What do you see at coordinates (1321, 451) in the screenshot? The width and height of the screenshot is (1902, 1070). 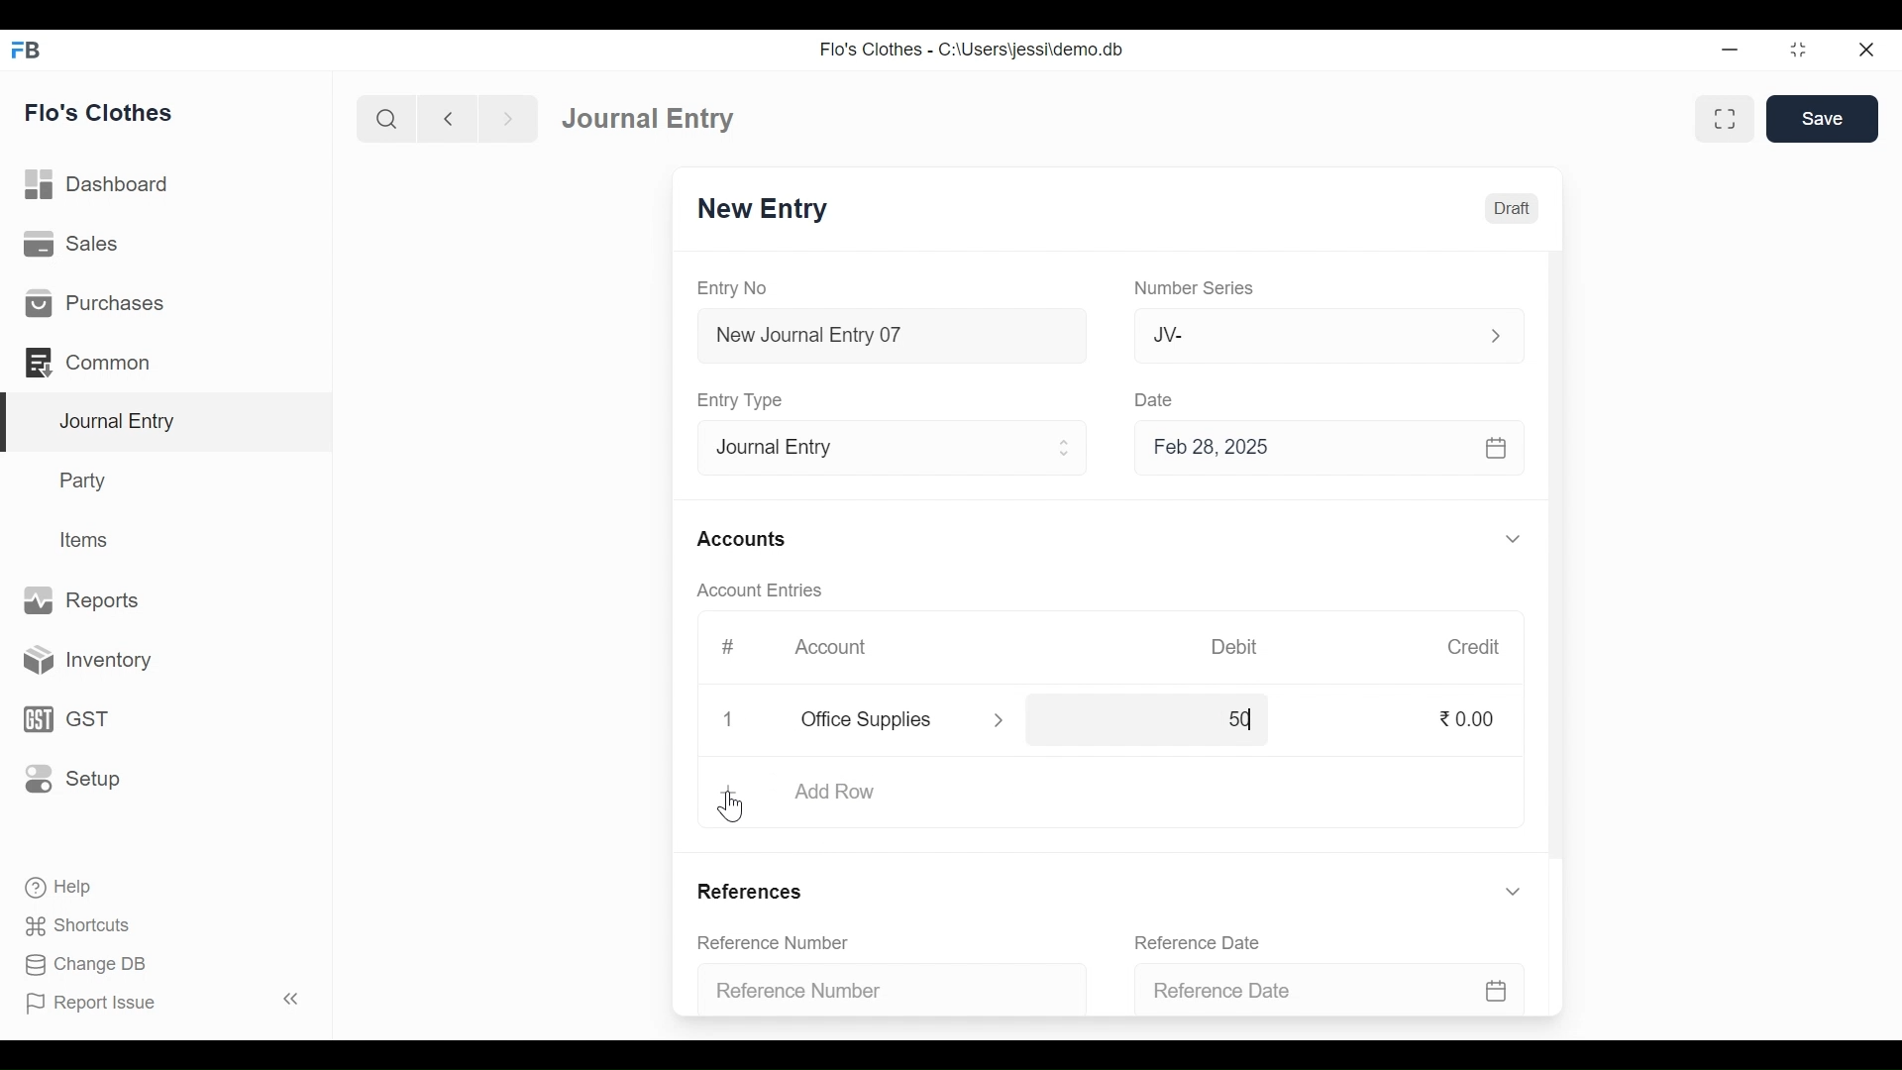 I see `Feb 28, 2025` at bounding box center [1321, 451].